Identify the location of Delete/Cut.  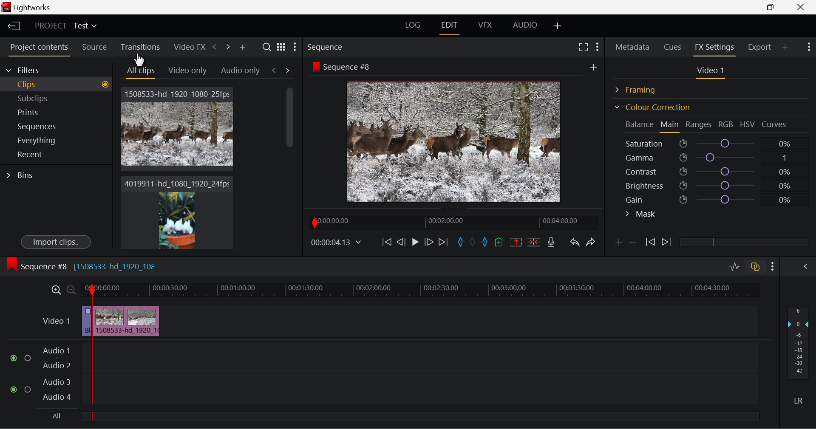
(534, 242).